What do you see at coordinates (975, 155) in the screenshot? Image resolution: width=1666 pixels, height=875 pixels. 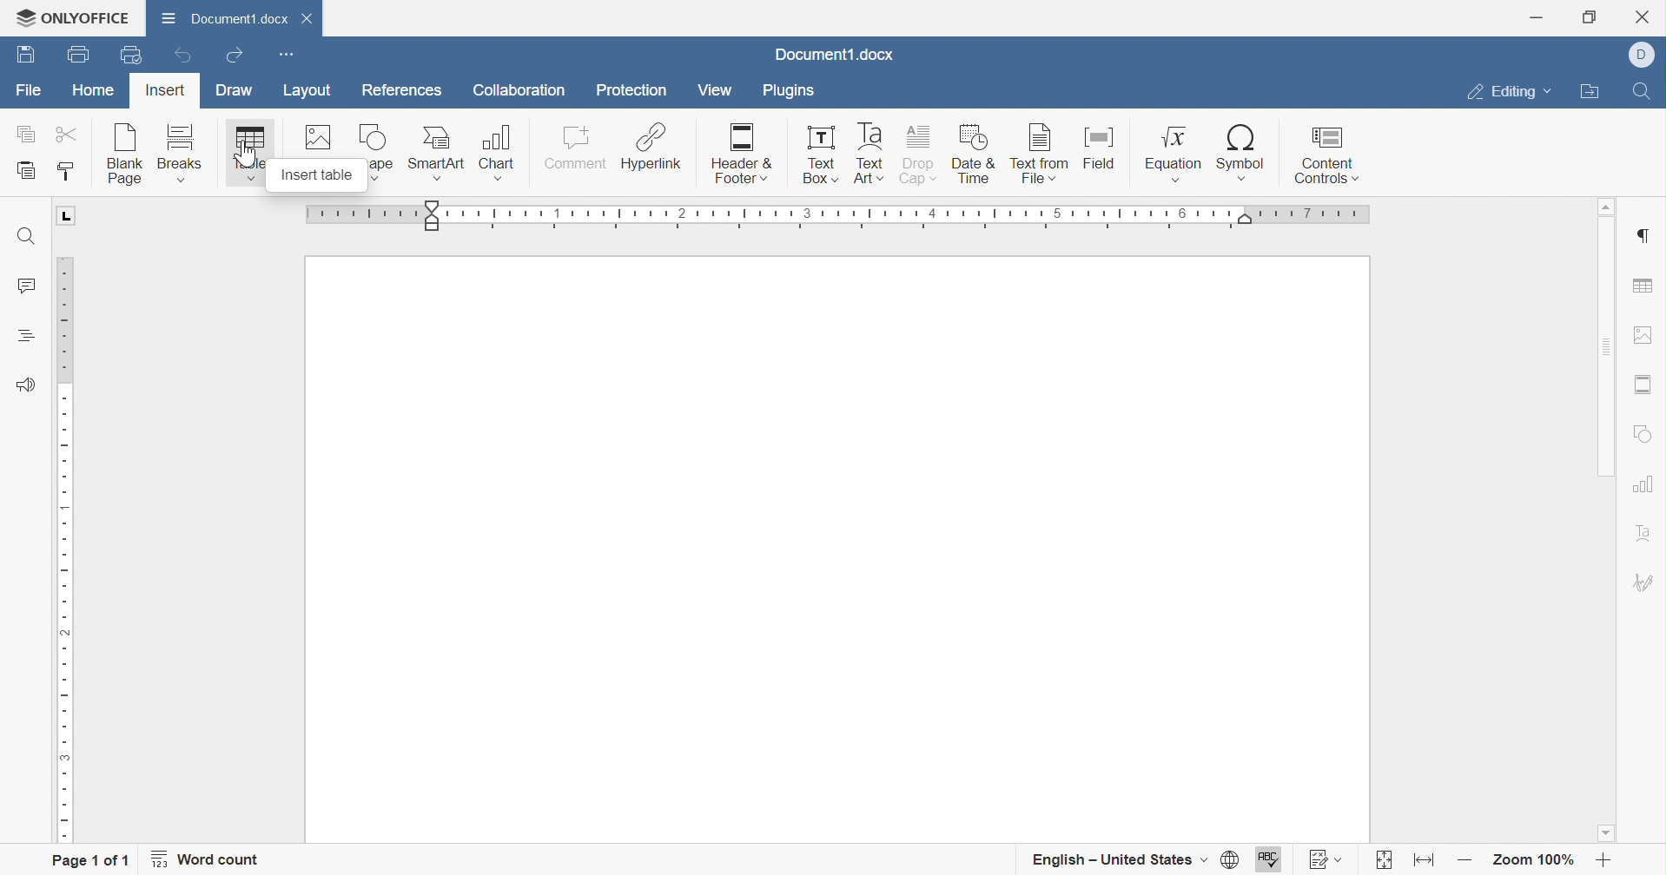 I see `Date & time` at bounding box center [975, 155].